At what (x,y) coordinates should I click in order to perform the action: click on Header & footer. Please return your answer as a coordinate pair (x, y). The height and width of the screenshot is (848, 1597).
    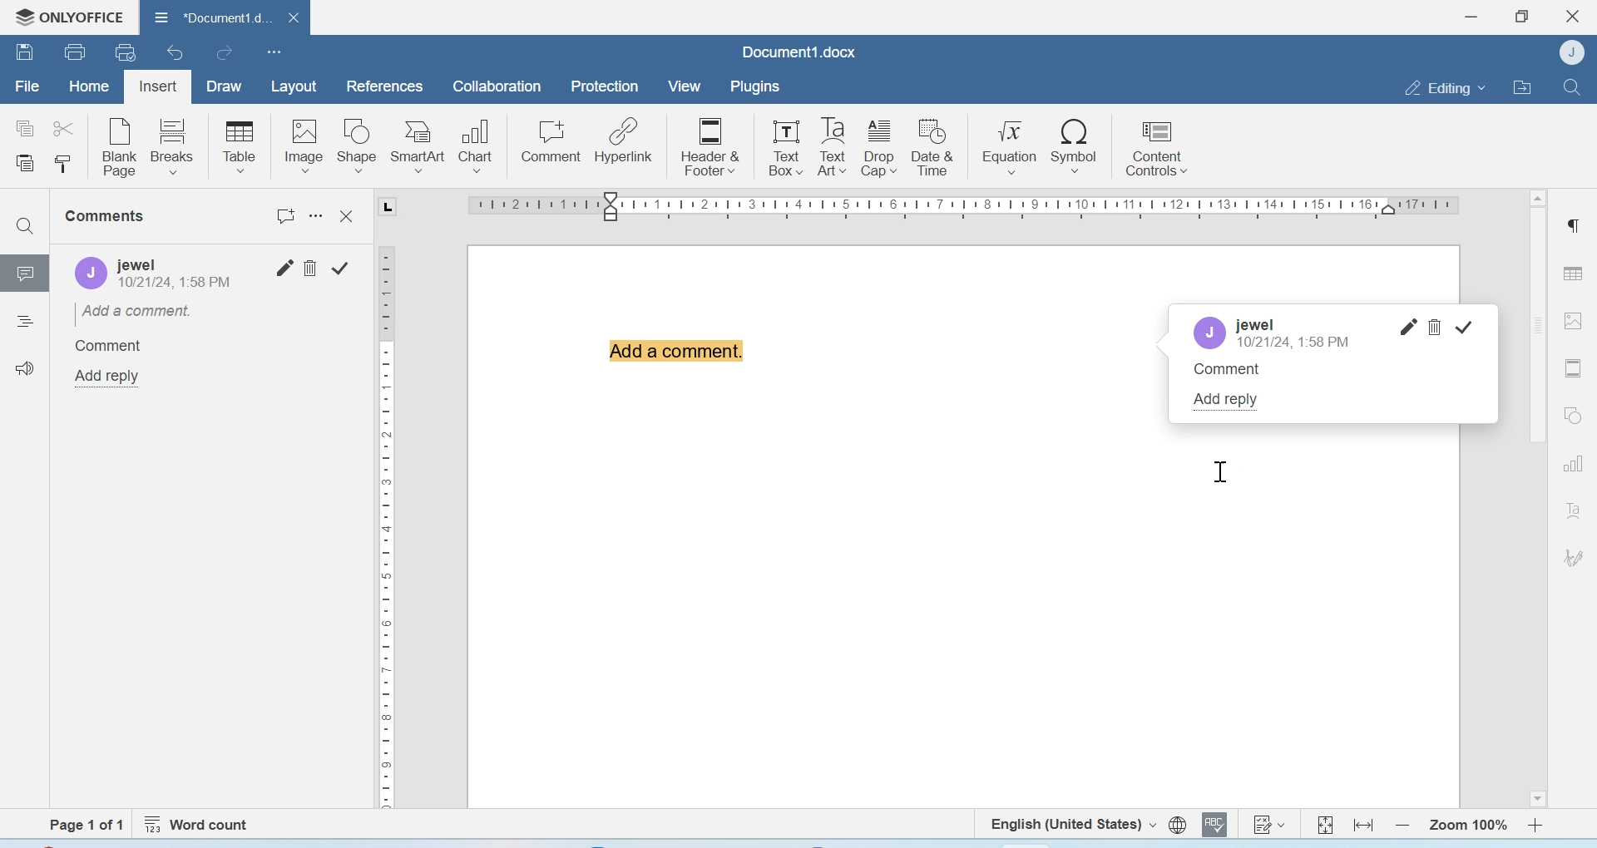
    Looking at the image, I should click on (1574, 368).